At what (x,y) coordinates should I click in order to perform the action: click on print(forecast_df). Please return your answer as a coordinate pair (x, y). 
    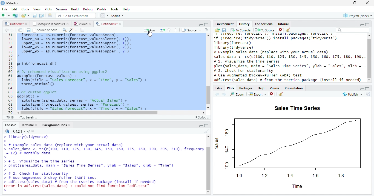
    Looking at the image, I should click on (39, 64).